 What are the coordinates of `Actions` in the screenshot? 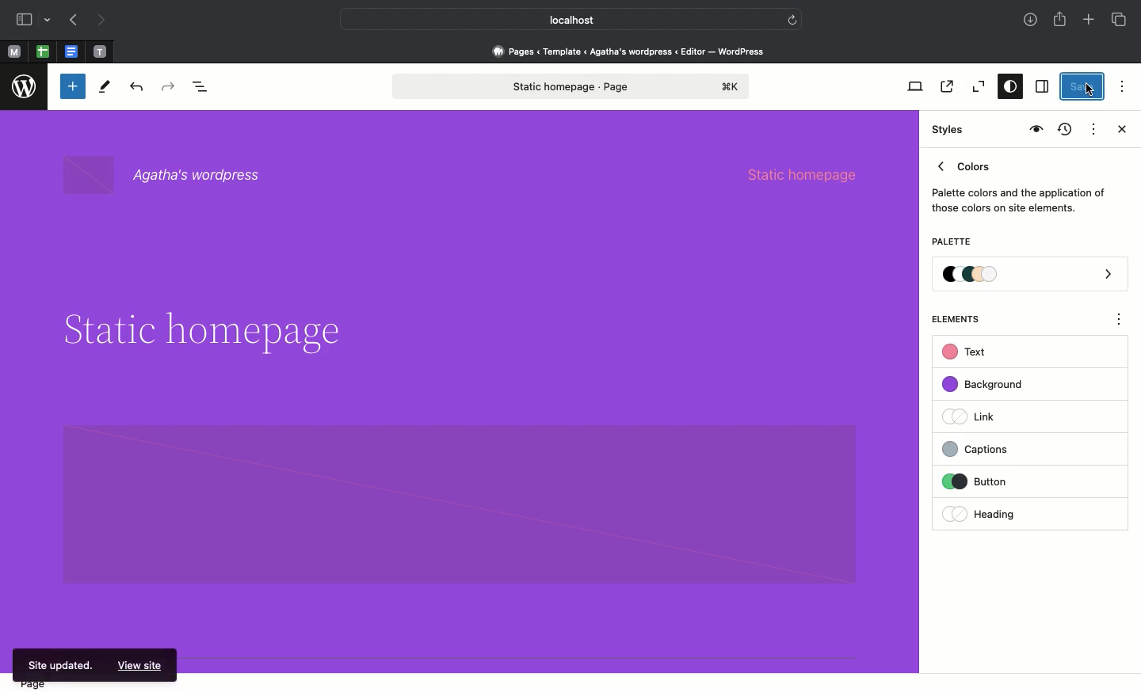 It's located at (1092, 127).